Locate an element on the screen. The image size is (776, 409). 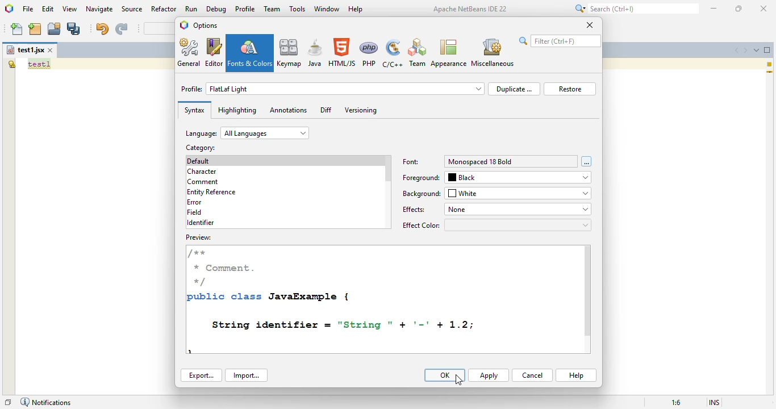
field is located at coordinates (195, 212).